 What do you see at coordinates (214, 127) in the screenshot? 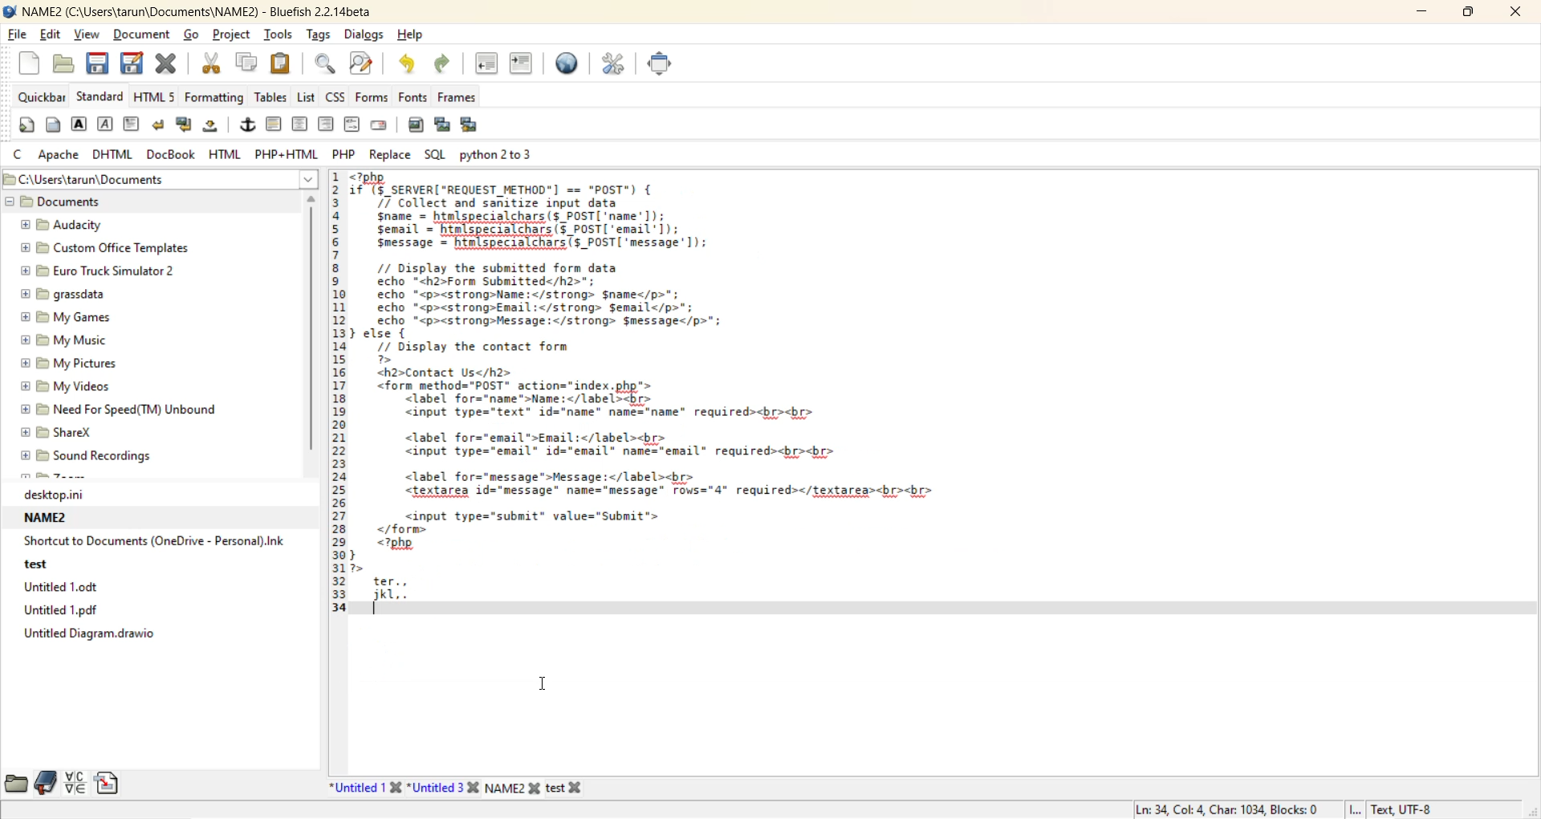
I see `non breaking space` at bounding box center [214, 127].